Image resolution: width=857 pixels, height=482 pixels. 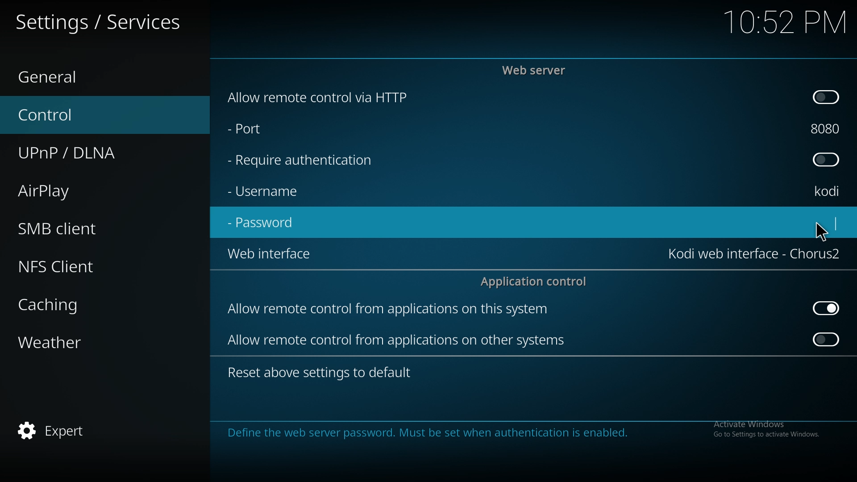 What do you see at coordinates (520, 433) in the screenshot?
I see `info` at bounding box center [520, 433].